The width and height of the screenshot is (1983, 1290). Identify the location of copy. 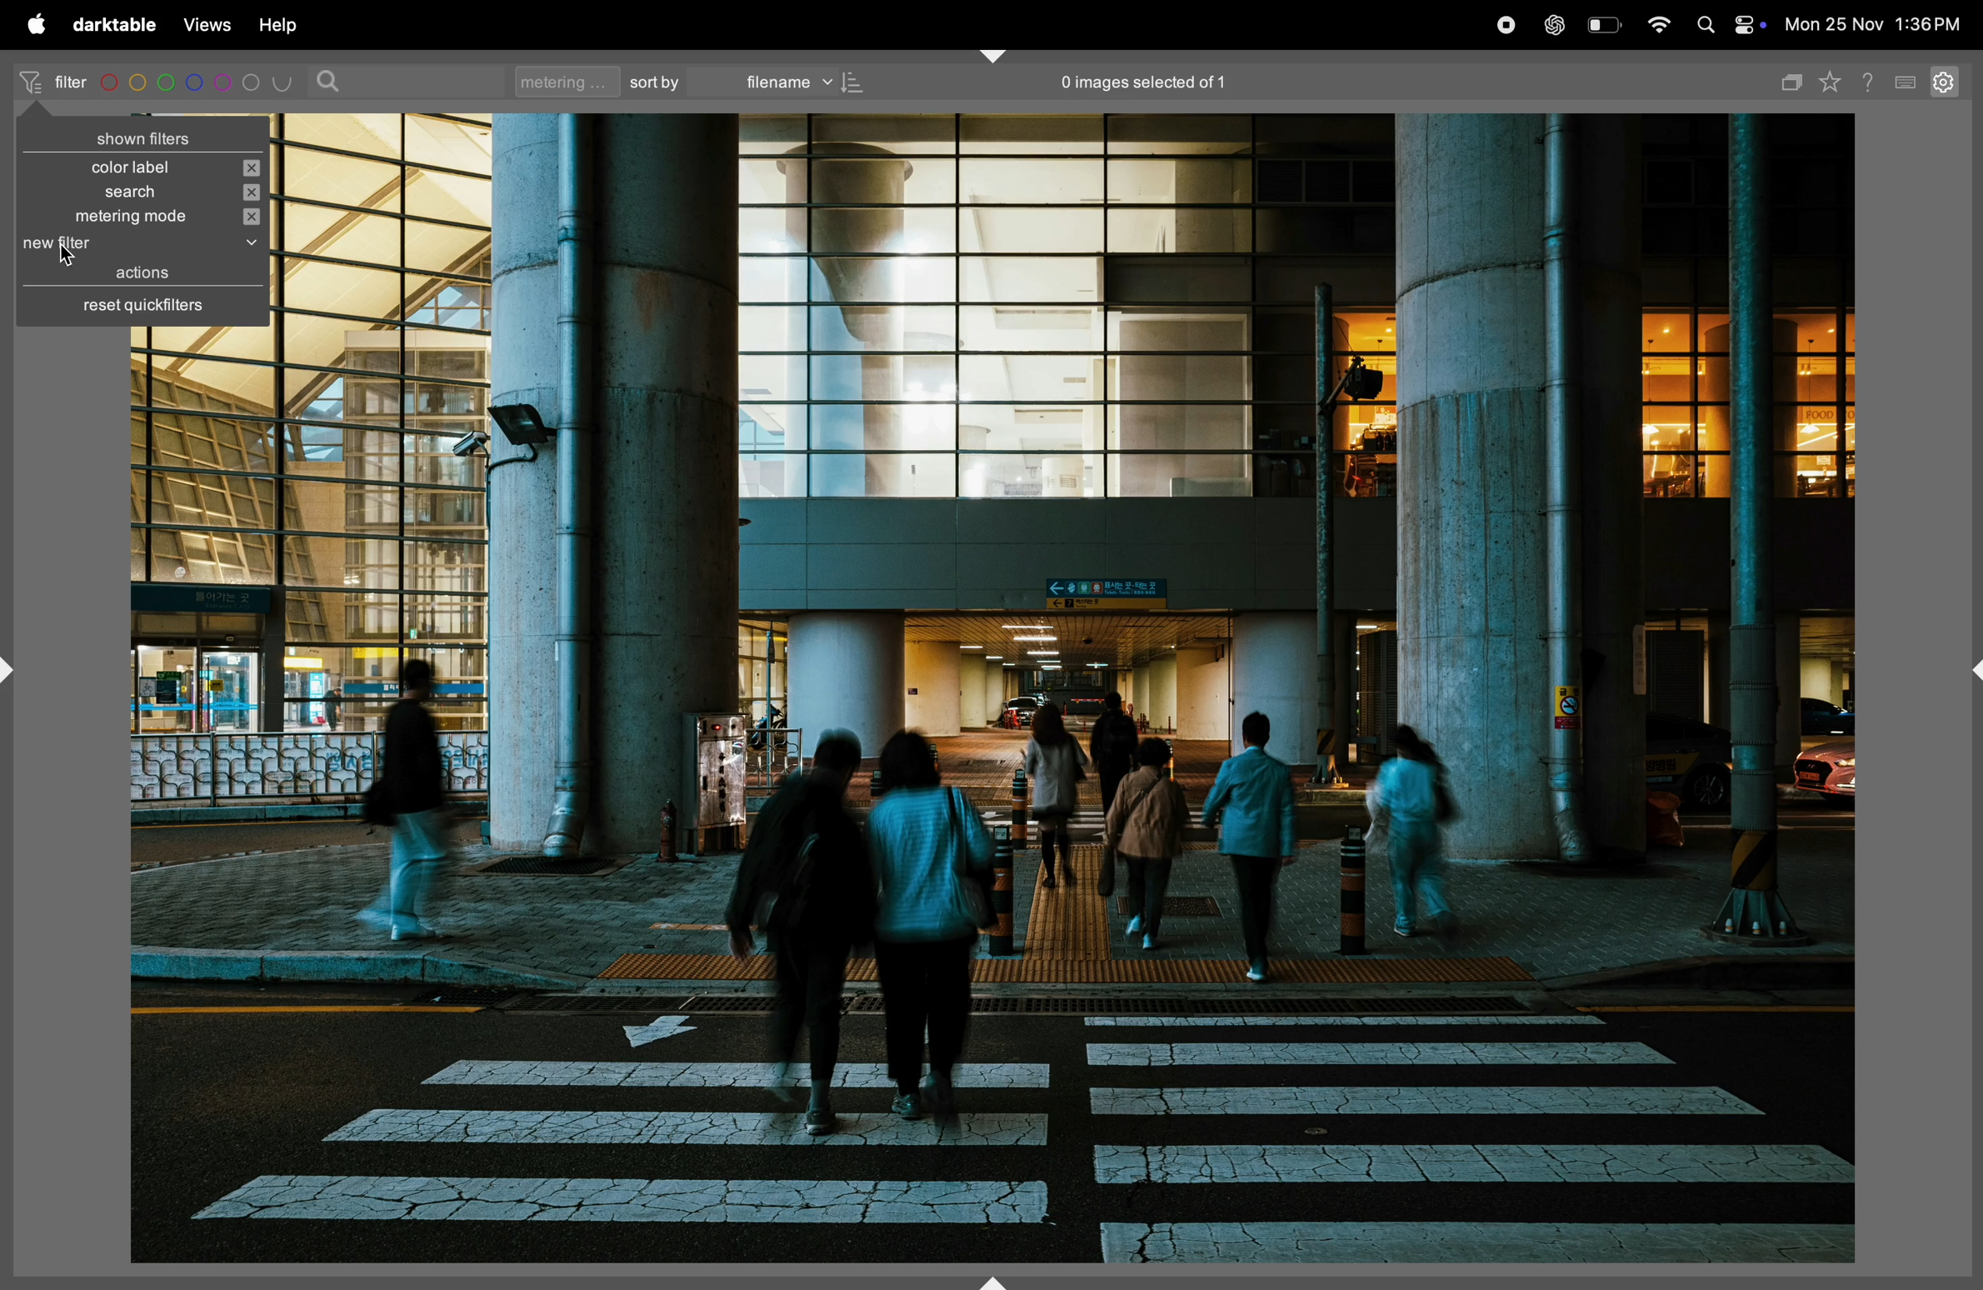
(1792, 80).